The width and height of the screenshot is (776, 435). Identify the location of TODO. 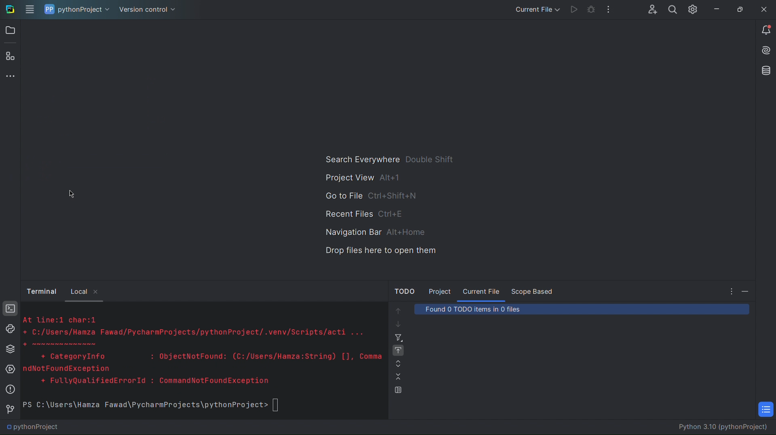
(765, 410).